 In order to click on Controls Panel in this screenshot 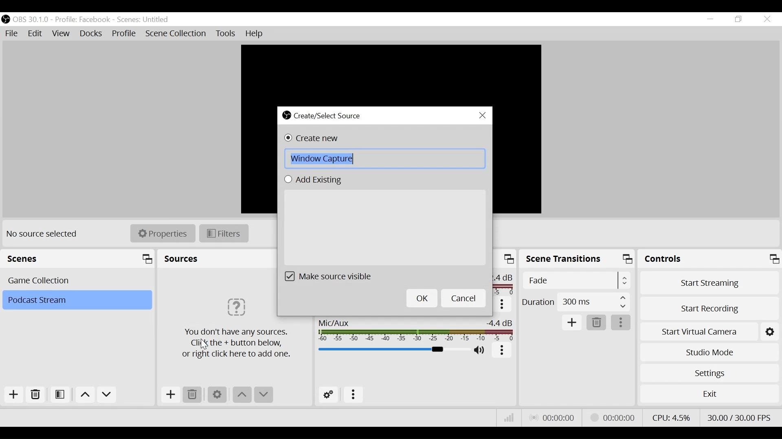, I will do `click(710, 259)`.